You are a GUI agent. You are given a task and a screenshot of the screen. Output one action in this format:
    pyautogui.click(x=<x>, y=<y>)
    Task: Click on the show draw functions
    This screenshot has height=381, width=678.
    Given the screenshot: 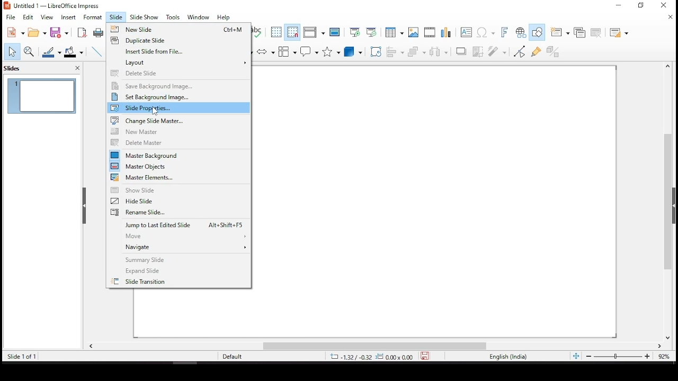 What is the action you would take?
    pyautogui.click(x=538, y=31)
    